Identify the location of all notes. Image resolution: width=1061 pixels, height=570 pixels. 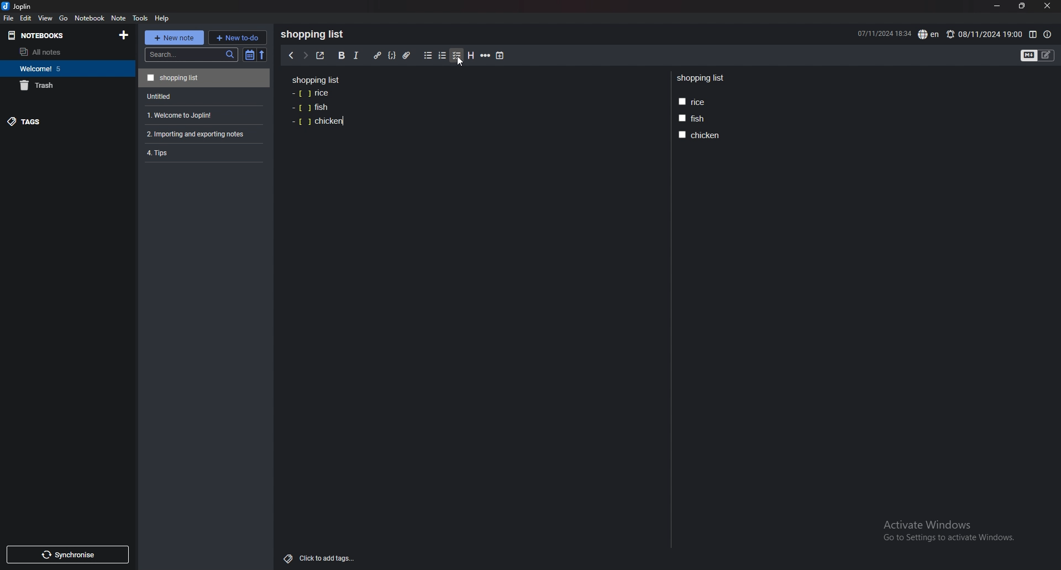
(62, 52).